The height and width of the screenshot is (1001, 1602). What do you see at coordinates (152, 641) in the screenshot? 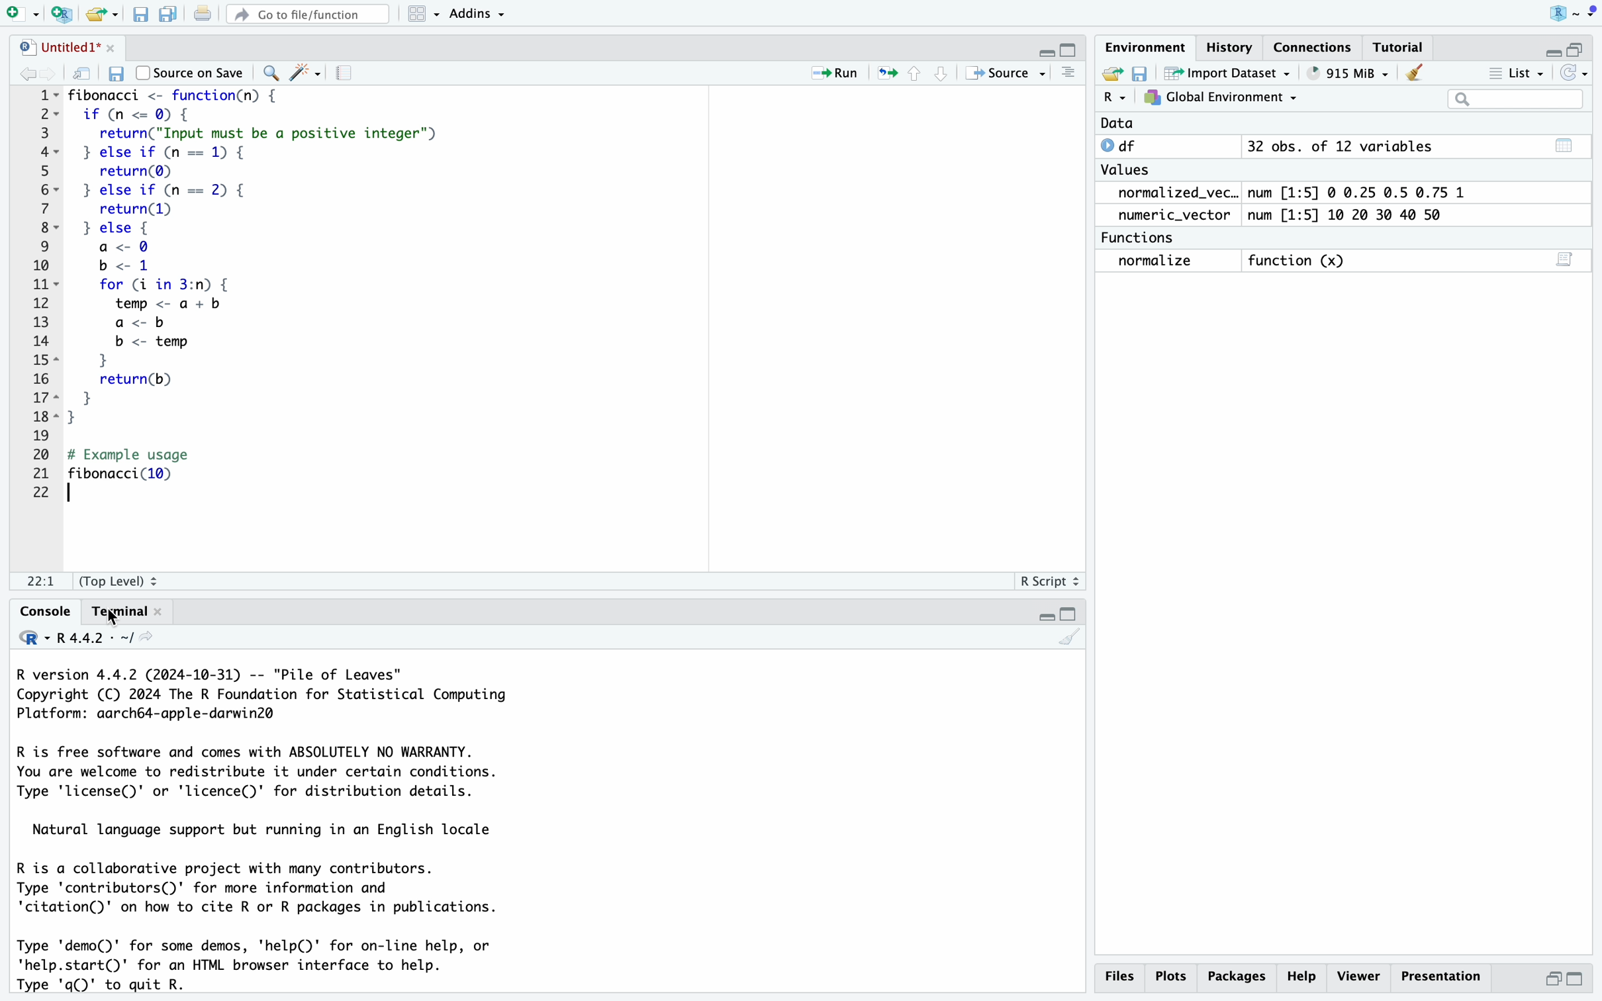
I see `view the current working directory` at bounding box center [152, 641].